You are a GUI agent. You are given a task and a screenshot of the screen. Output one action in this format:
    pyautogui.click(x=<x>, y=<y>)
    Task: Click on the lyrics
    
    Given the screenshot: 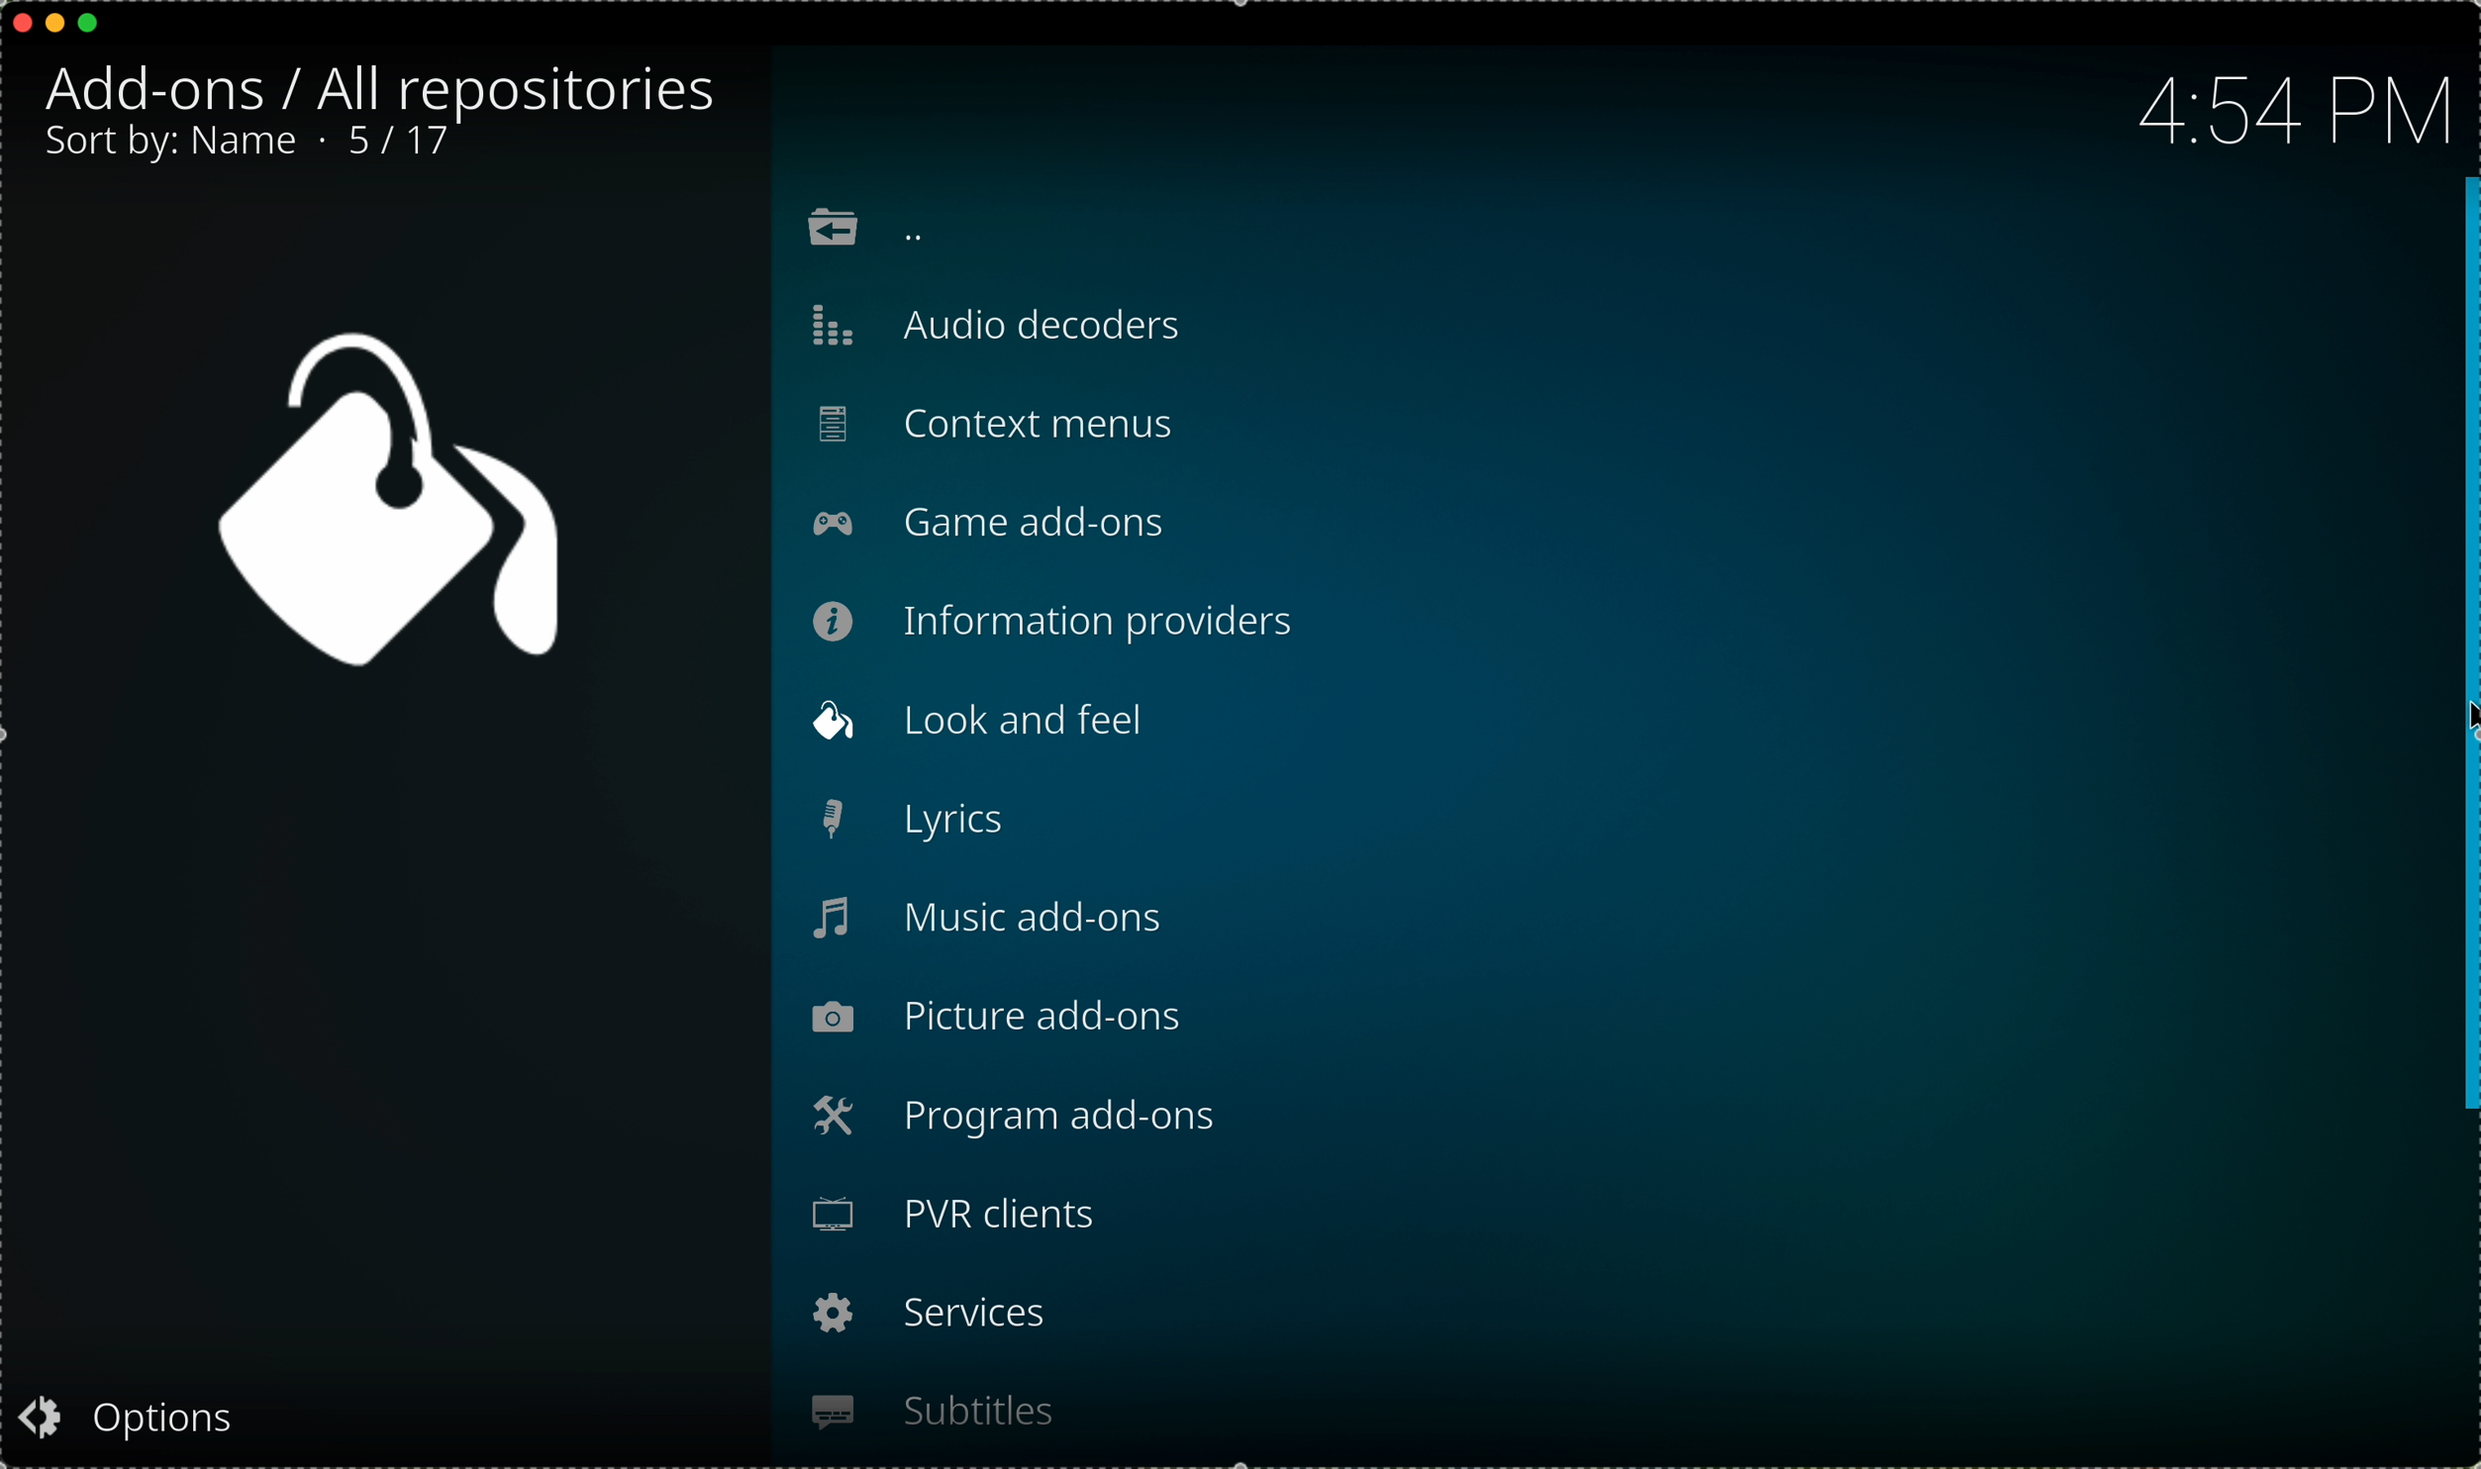 What is the action you would take?
    pyautogui.click(x=912, y=819)
    